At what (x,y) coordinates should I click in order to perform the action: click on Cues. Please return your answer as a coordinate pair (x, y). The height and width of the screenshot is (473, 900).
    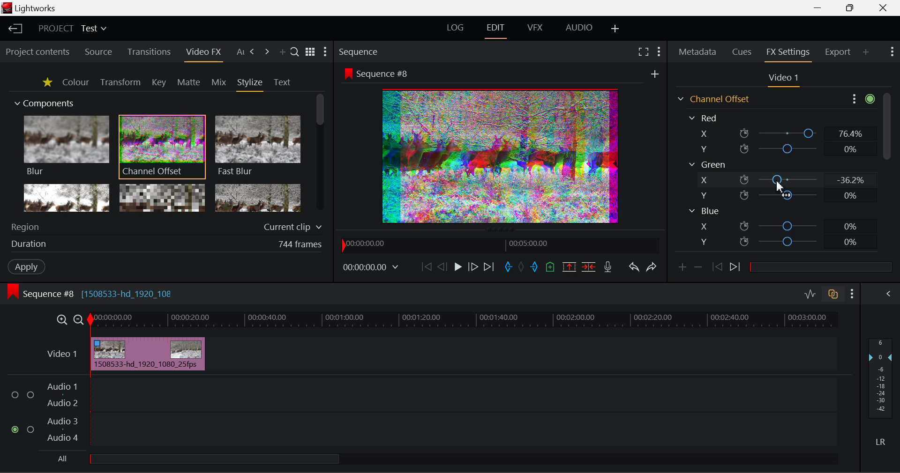
    Looking at the image, I should click on (742, 52).